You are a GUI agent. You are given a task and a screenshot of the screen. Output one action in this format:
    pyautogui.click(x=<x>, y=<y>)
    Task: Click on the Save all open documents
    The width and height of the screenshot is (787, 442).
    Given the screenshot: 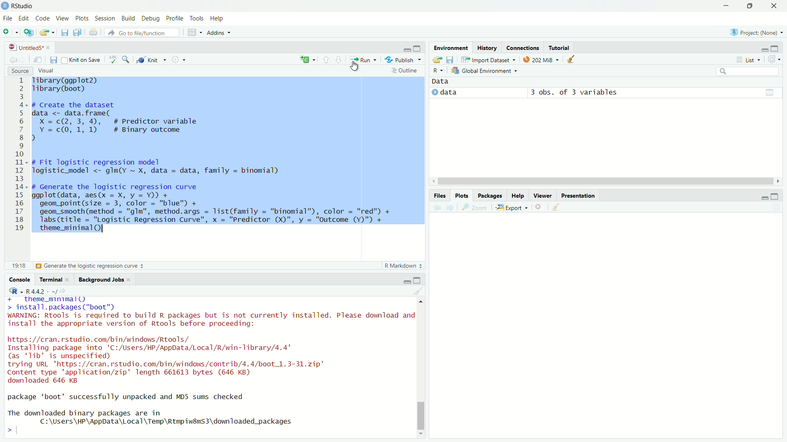 What is the action you would take?
    pyautogui.click(x=77, y=32)
    